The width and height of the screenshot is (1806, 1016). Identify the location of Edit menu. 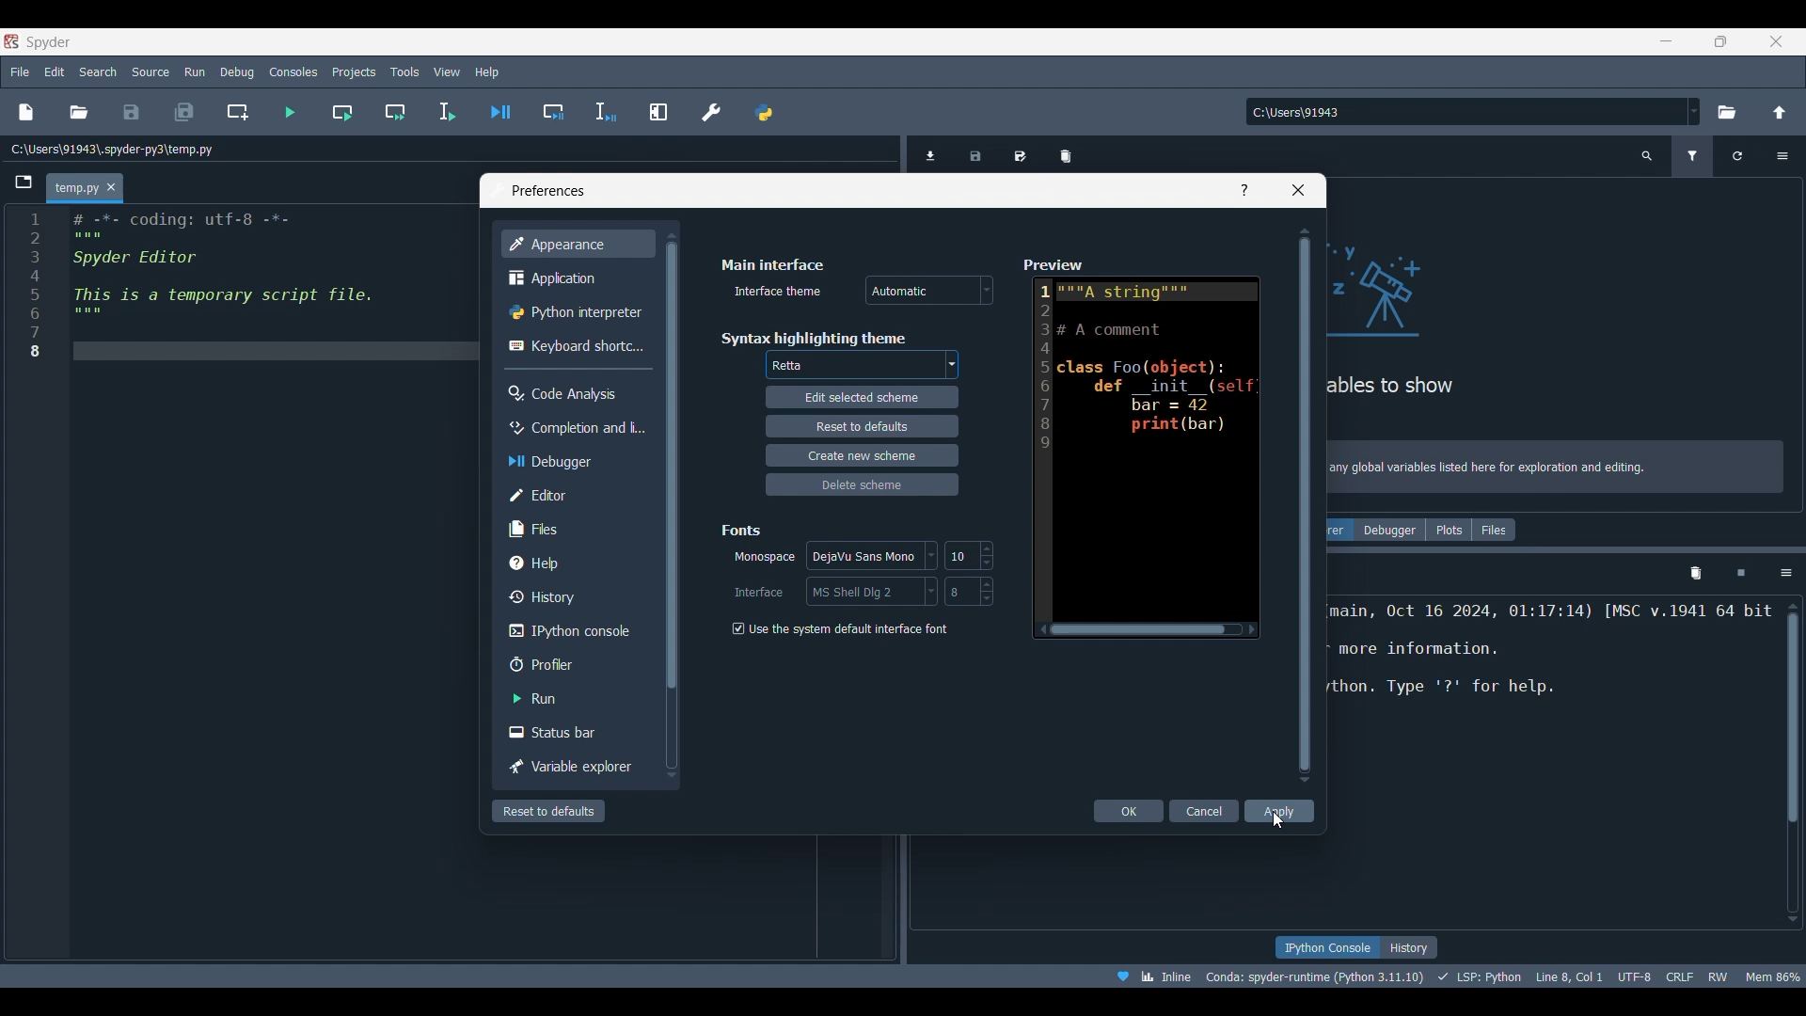
(54, 72).